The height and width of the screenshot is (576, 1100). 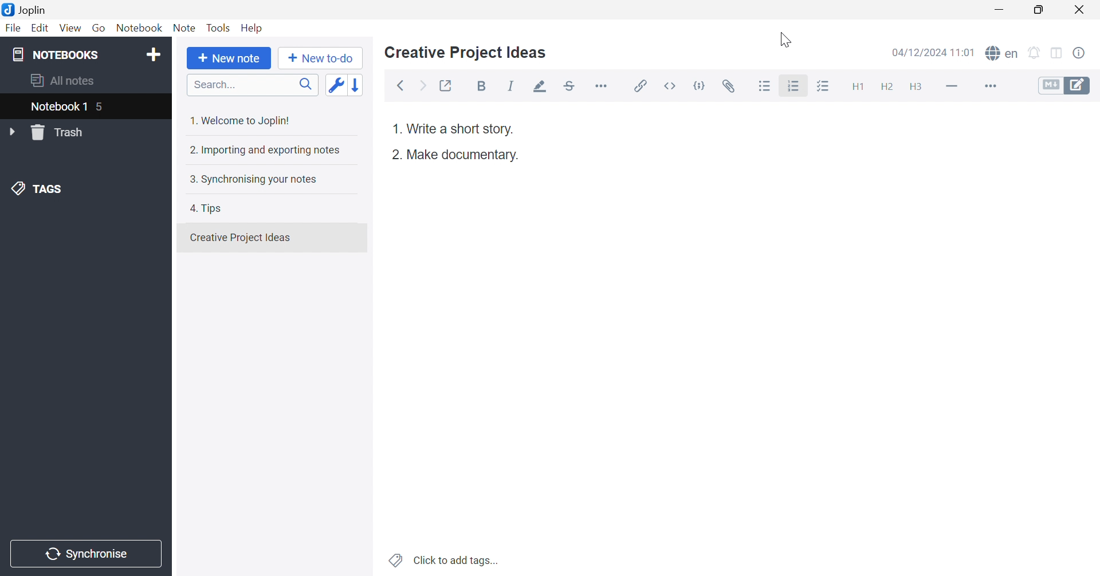 I want to click on Toggle editors, so click(x=1064, y=86).